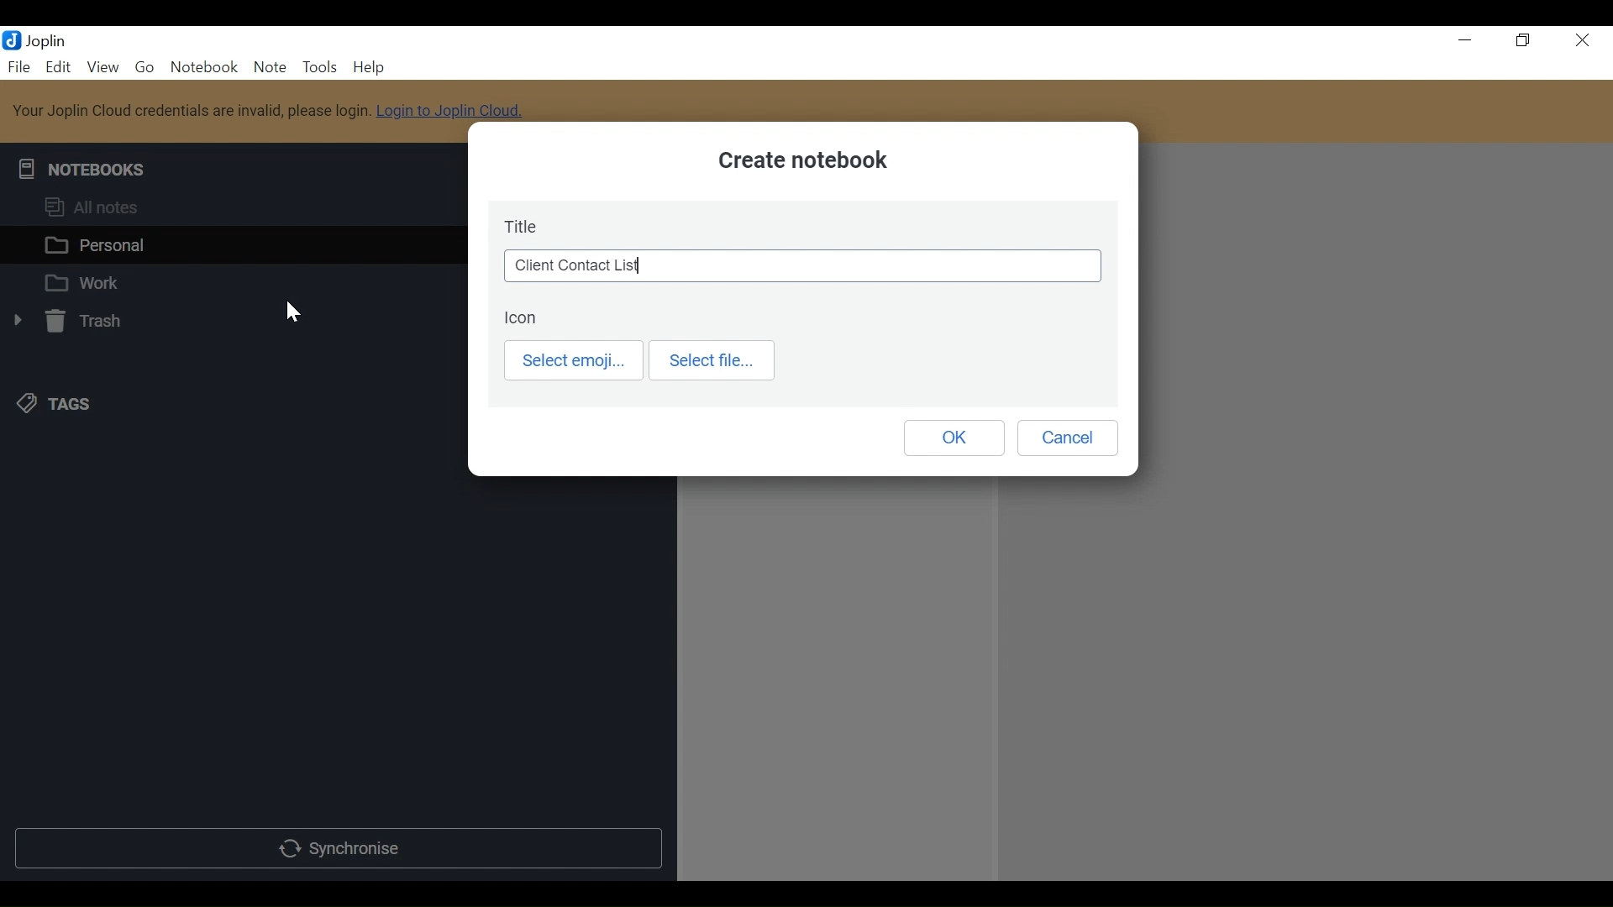 This screenshot has width=1613, height=907. Describe the element at coordinates (237, 245) in the screenshot. I see `Personal` at that location.